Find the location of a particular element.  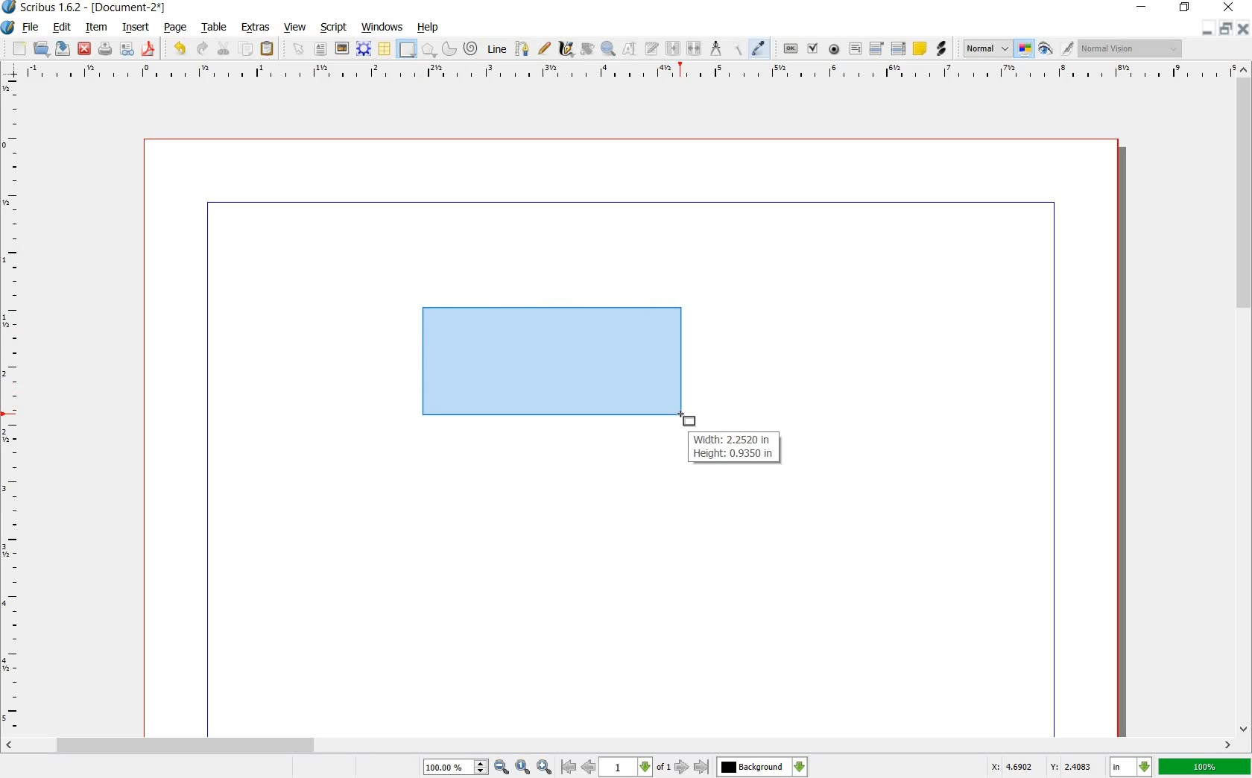

ROTATE ITEM is located at coordinates (588, 47).